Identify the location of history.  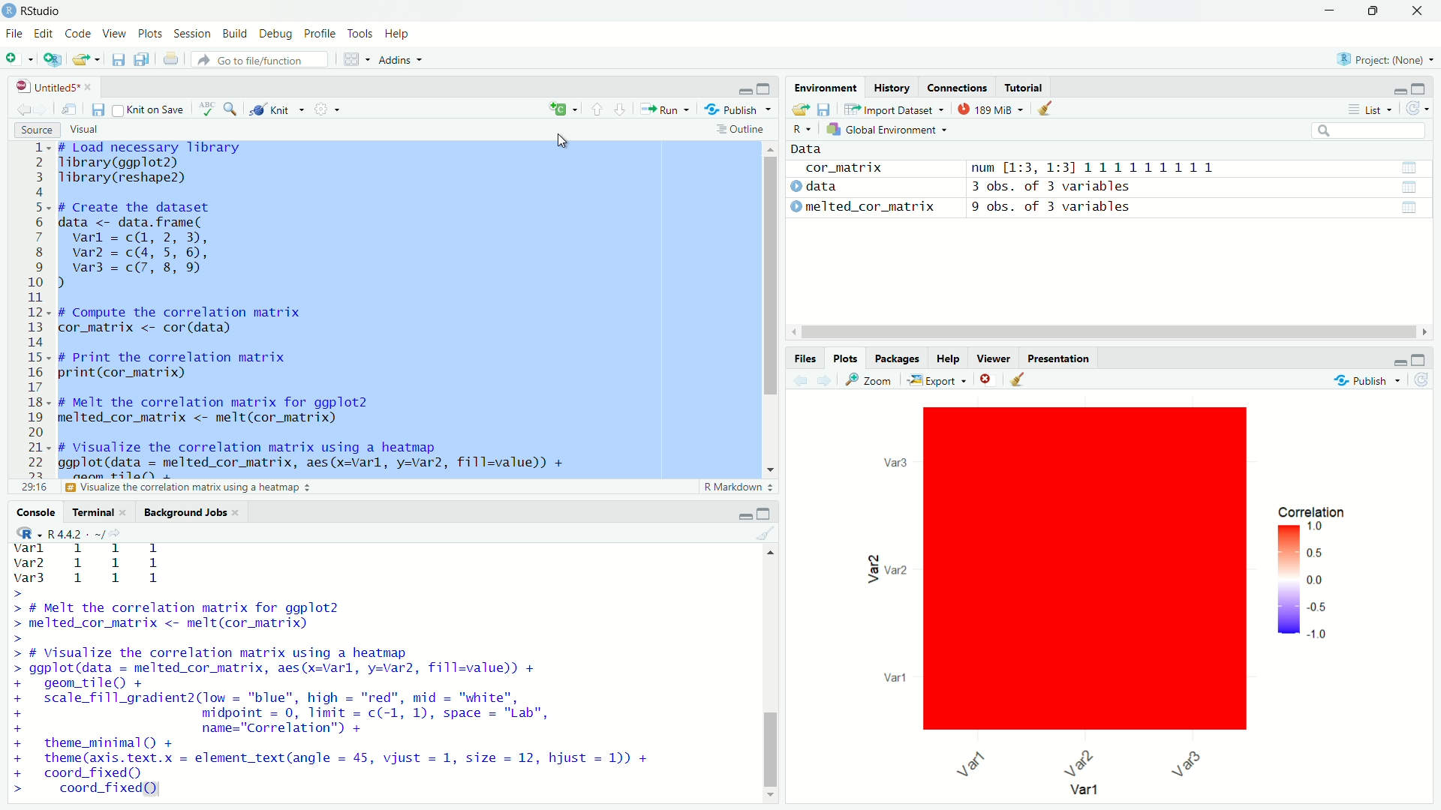
(894, 87).